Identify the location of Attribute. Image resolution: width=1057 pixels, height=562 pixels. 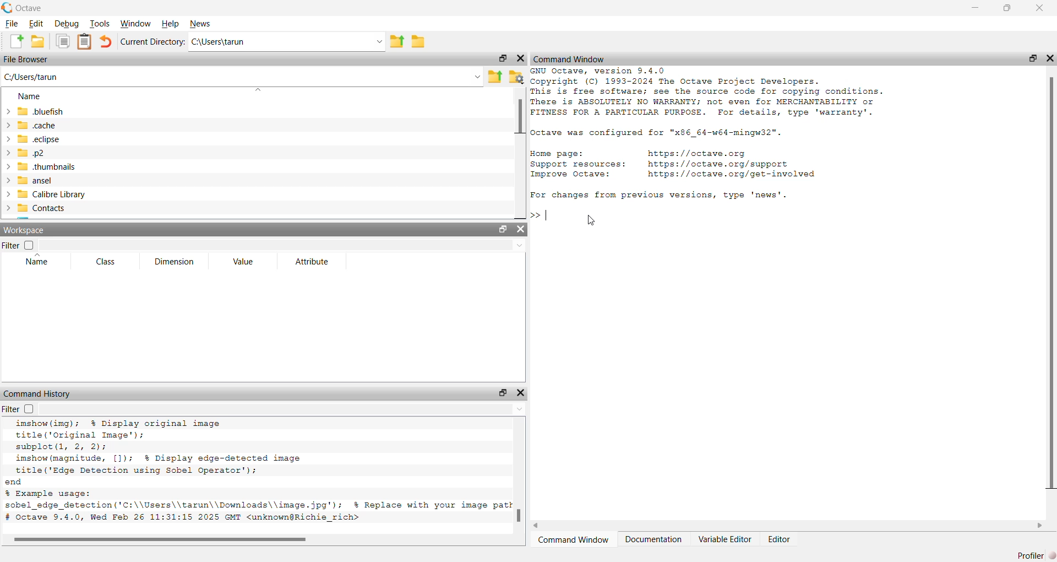
(313, 262).